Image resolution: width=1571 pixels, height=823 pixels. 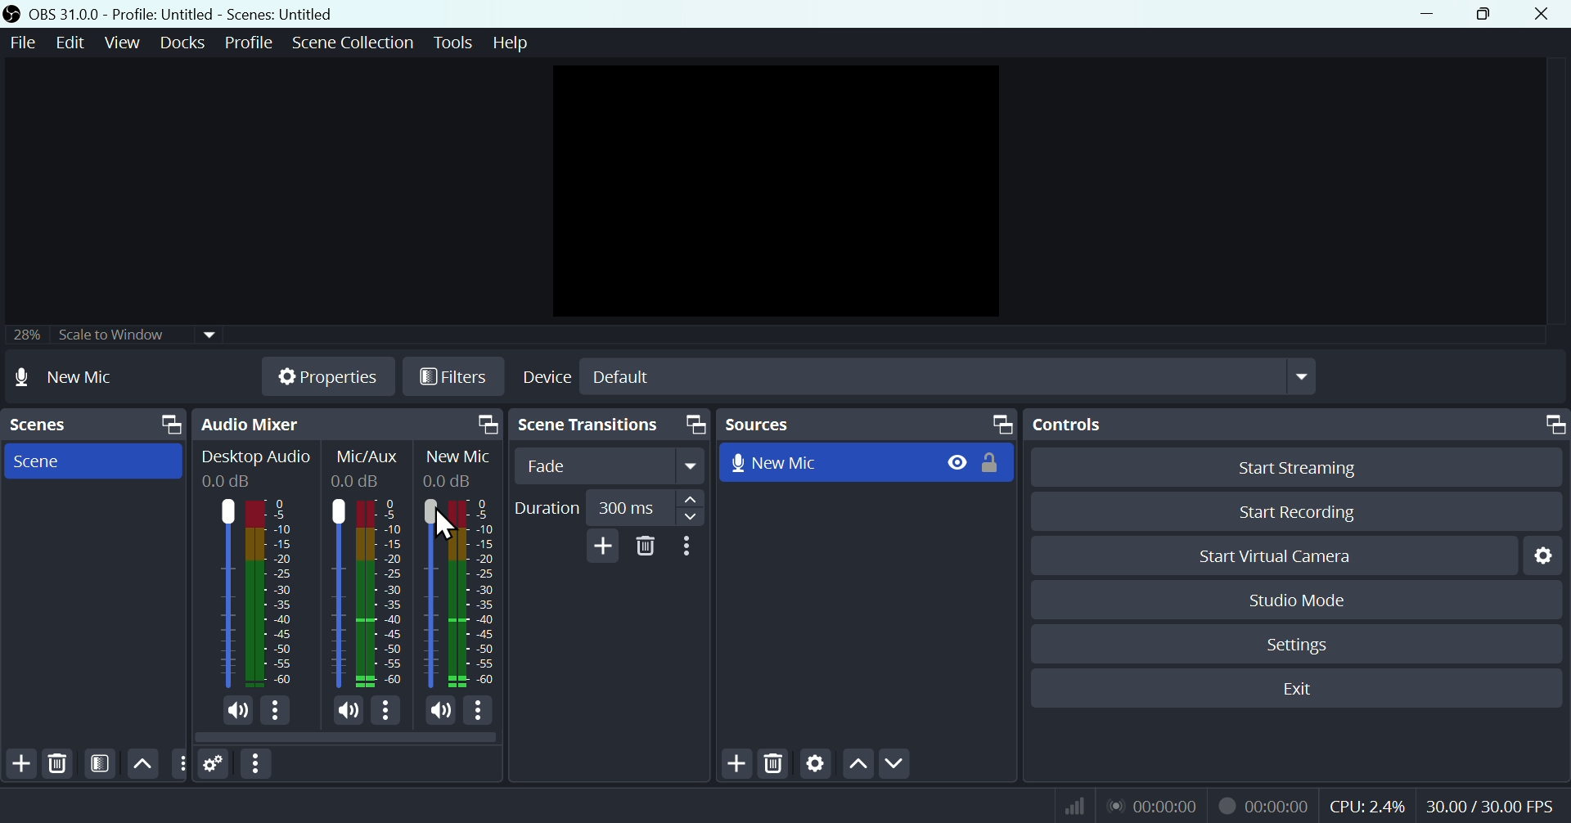 What do you see at coordinates (611, 466) in the screenshot?
I see `fade` at bounding box center [611, 466].